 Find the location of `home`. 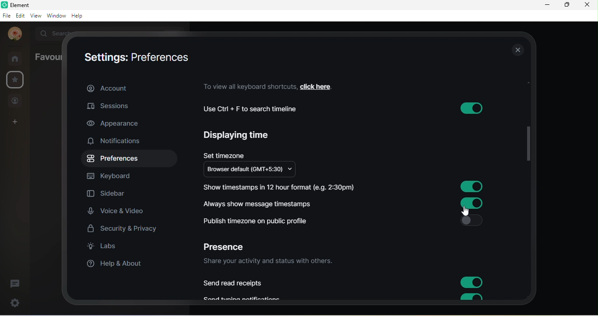

home is located at coordinates (16, 58).